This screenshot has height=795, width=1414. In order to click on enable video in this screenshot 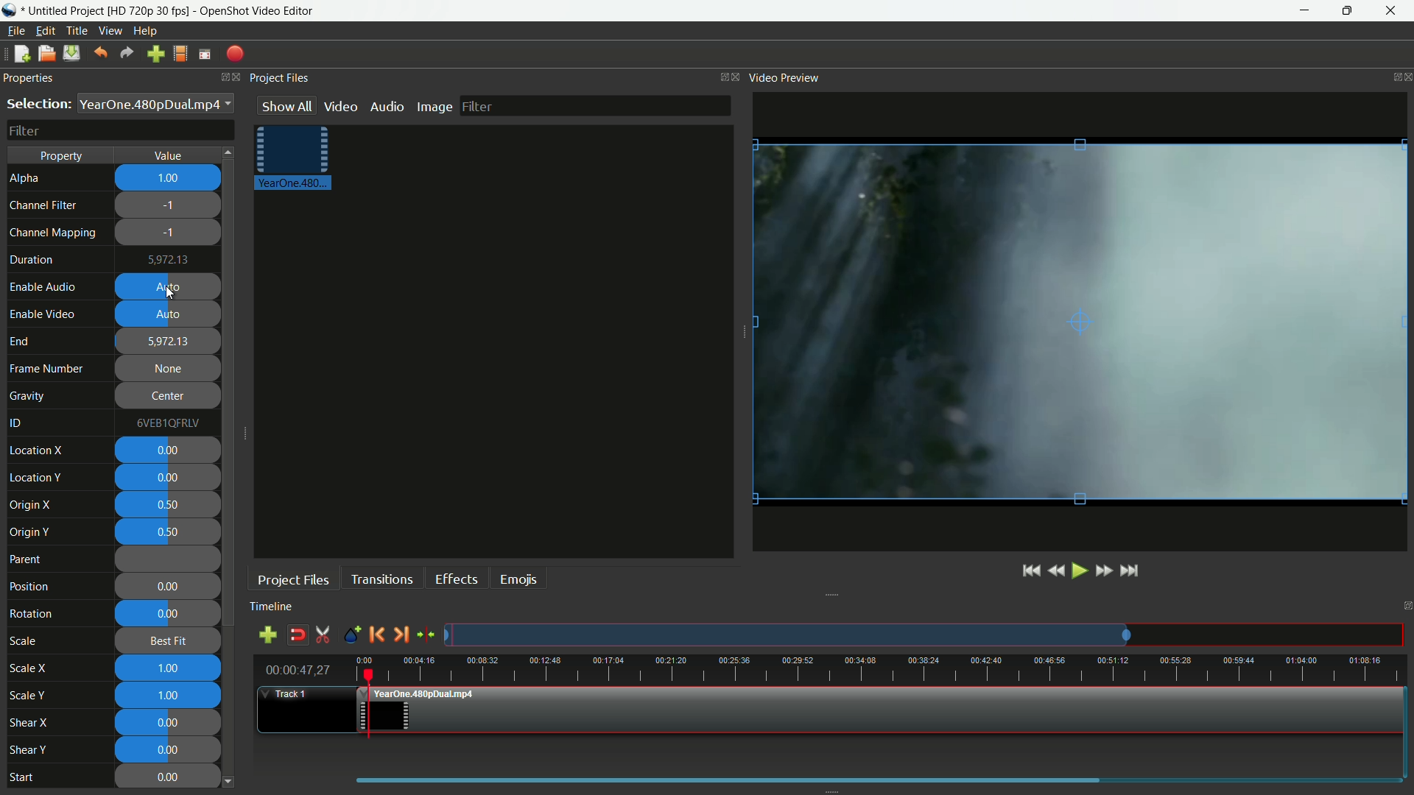, I will do `click(43, 314)`.